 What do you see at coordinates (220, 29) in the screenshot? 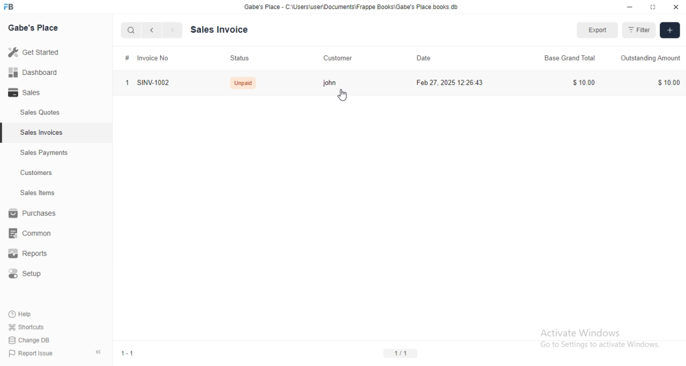
I see `sales invoice` at bounding box center [220, 29].